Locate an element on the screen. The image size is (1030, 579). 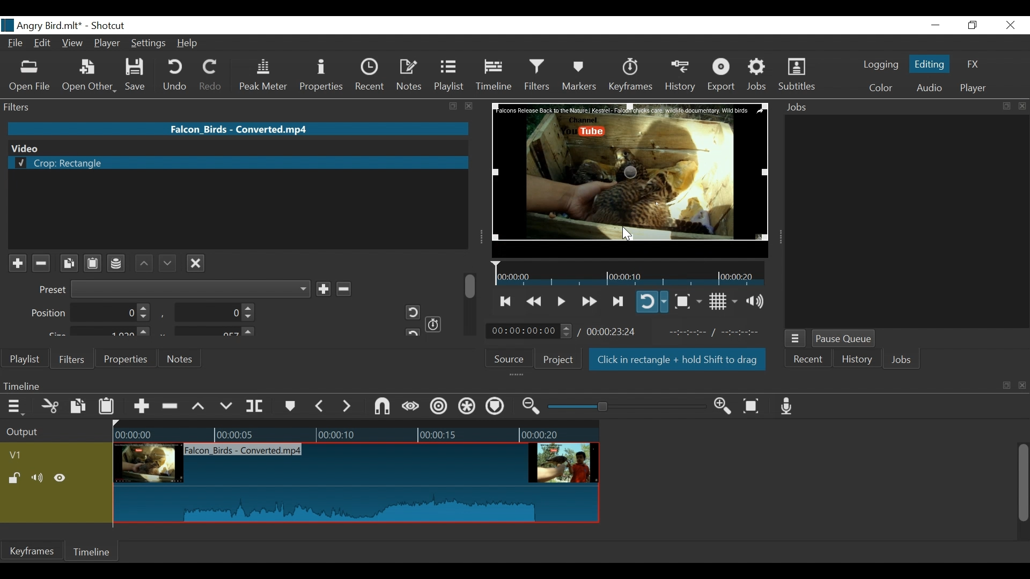
Timeline is located at coordinates (630, 273).